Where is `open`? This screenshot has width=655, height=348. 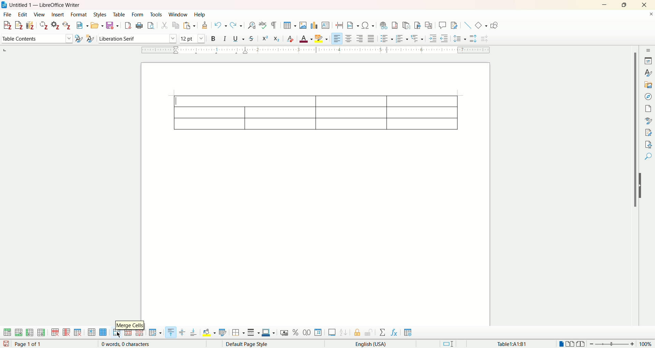
open is located at coordinates (96, 26).